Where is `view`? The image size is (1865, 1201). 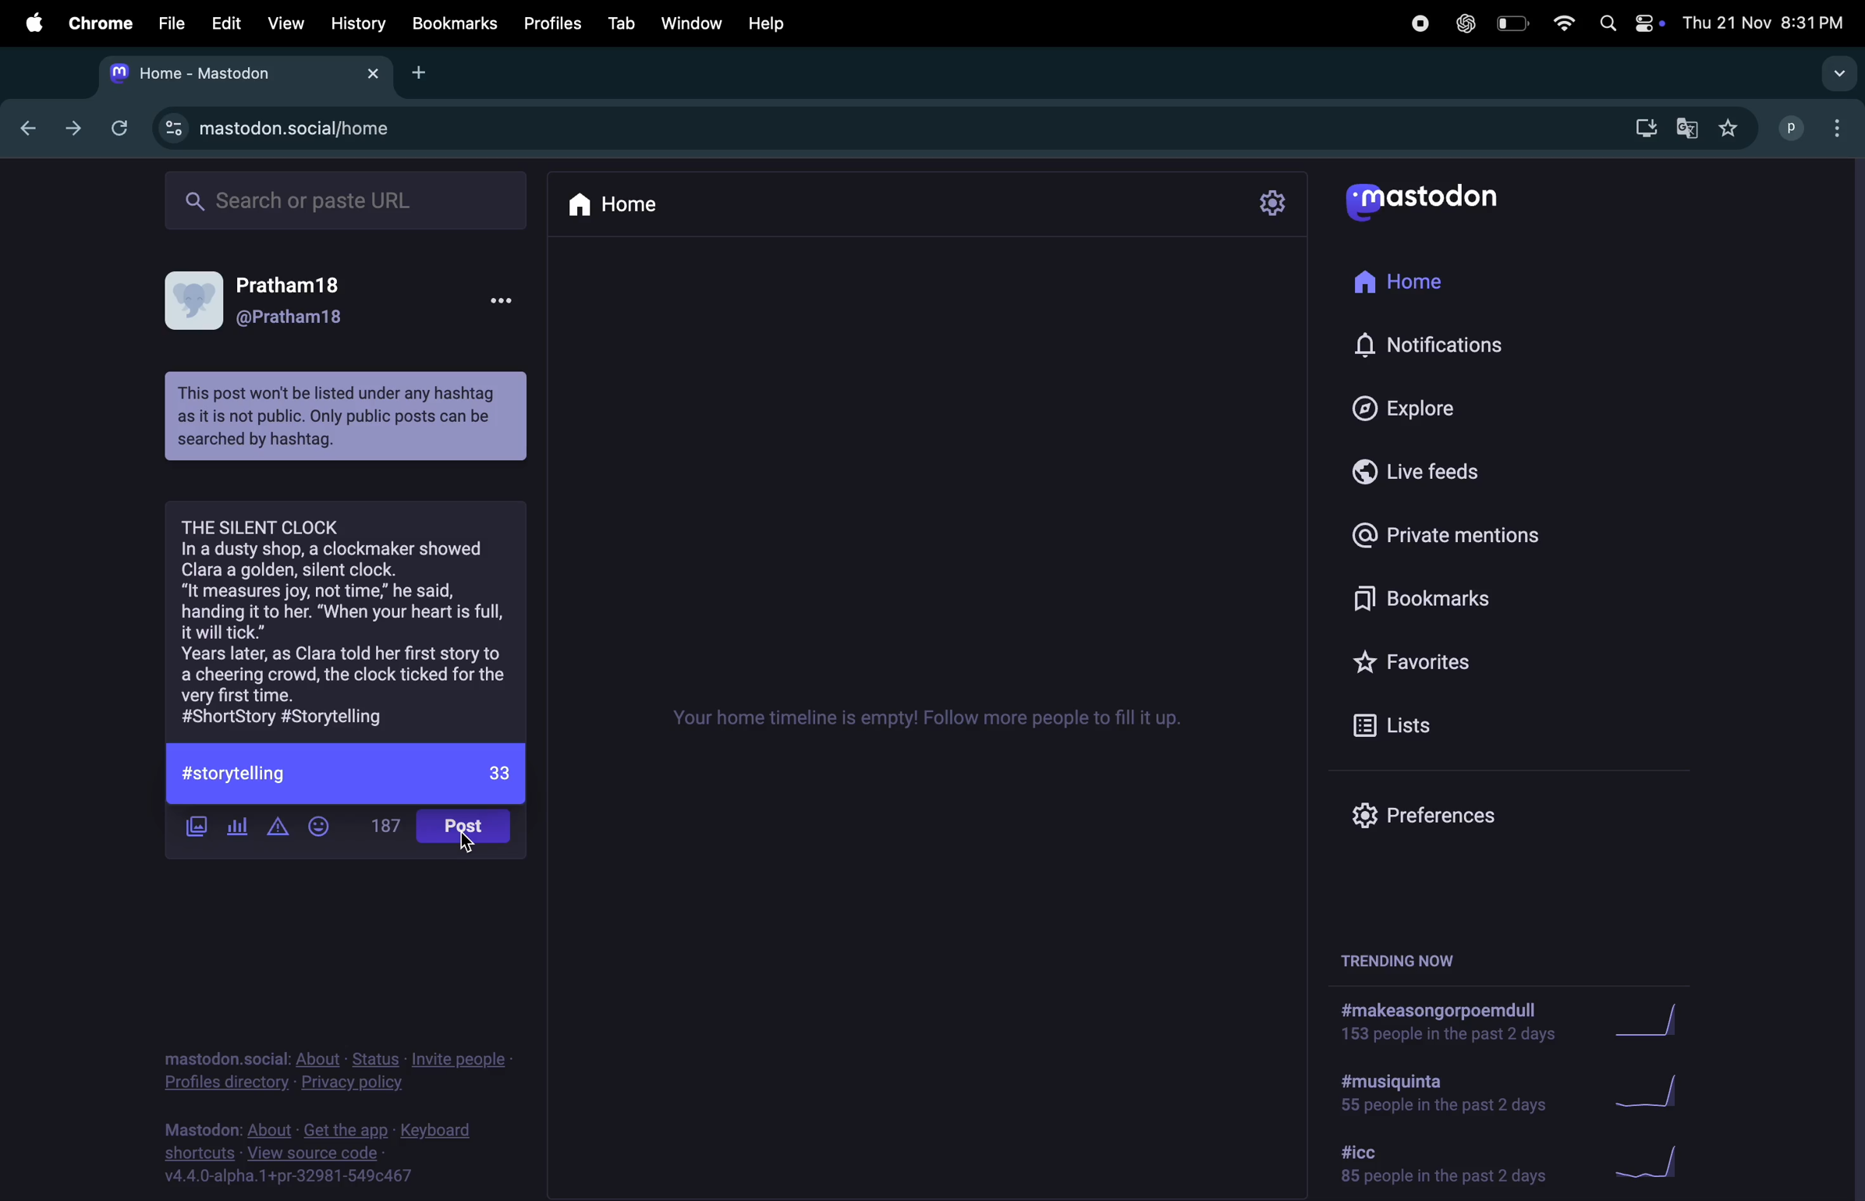
view is located at coordinates (285, 21).